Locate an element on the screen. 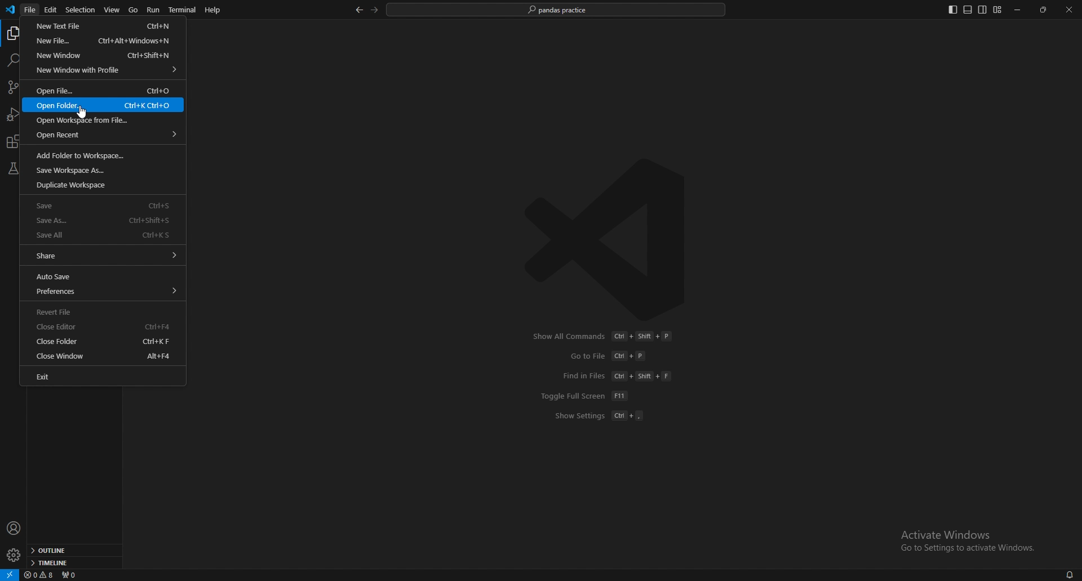 The image size is (1082, 581). timeline is located at coordinates (73, 562).